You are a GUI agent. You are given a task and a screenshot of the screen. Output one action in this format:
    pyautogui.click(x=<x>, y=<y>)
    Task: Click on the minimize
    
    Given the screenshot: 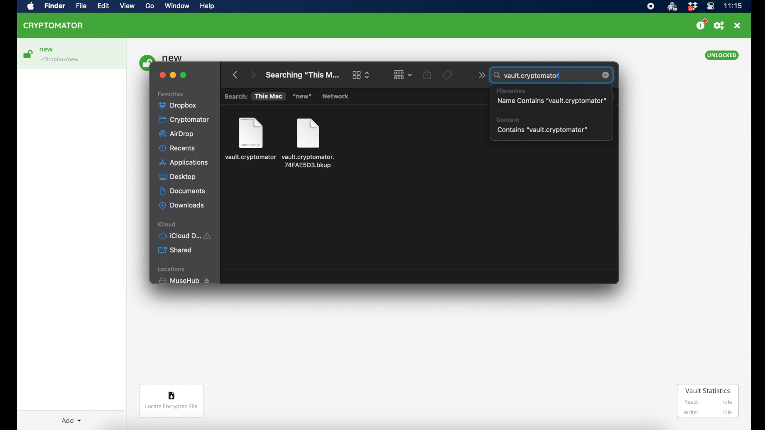 What is the action you would take?
    pyautogui.click(x=173, y=75)
    